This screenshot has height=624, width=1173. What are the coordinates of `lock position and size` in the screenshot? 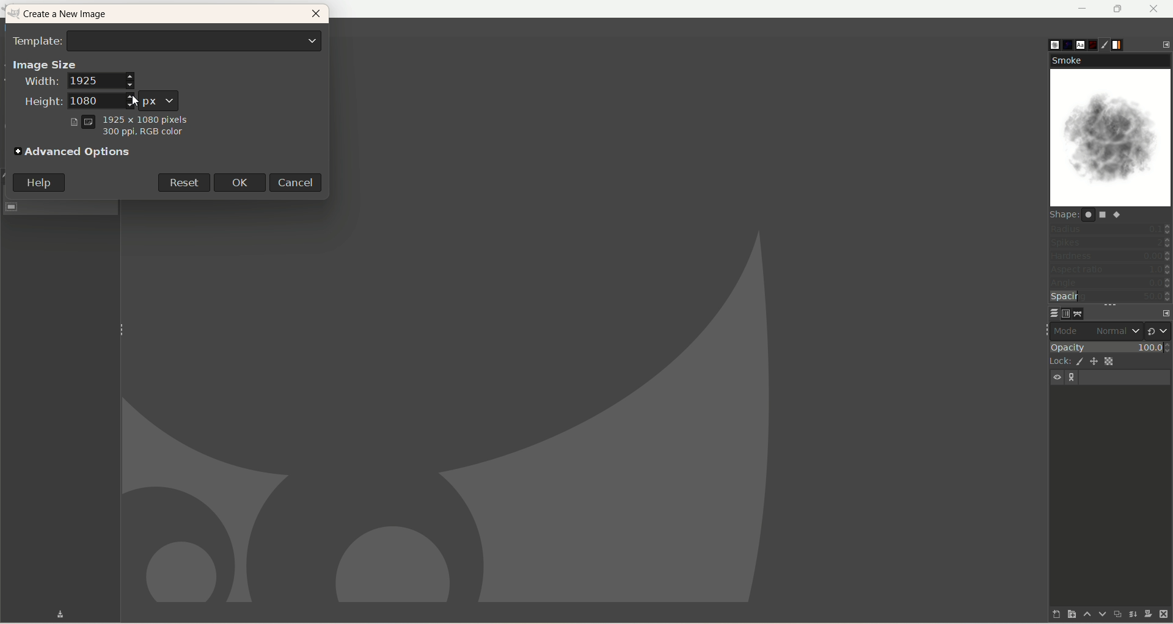 It's located at (1095, 363).